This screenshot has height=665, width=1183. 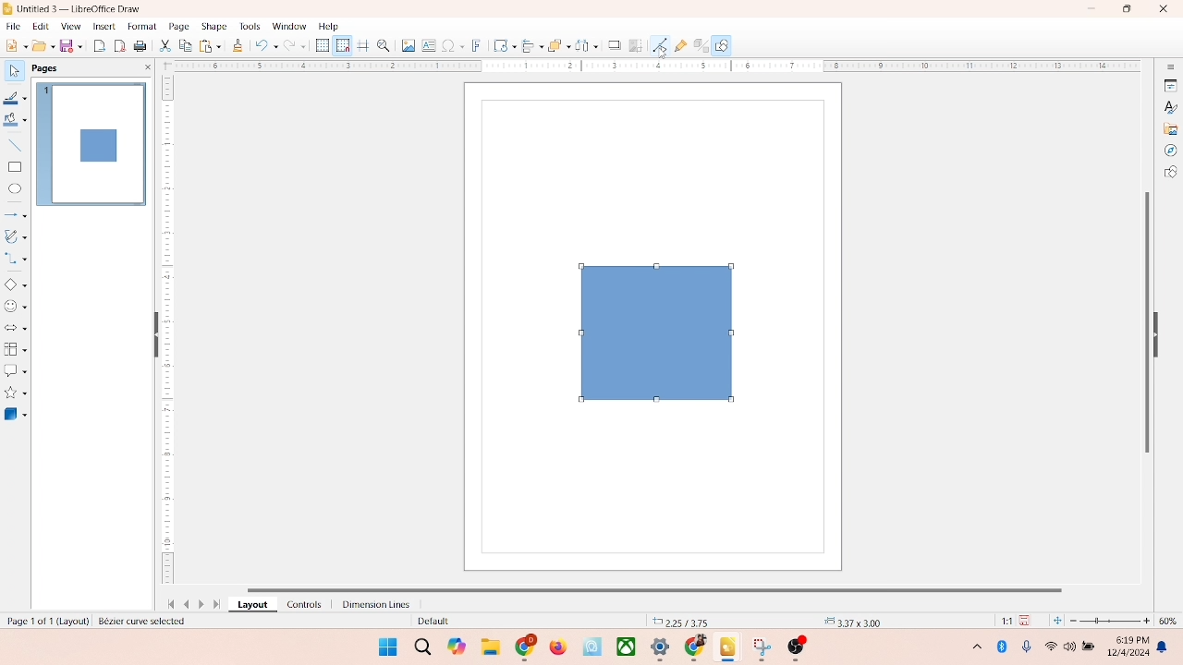 I want to click on coordinates, so click(x=681, y=620).